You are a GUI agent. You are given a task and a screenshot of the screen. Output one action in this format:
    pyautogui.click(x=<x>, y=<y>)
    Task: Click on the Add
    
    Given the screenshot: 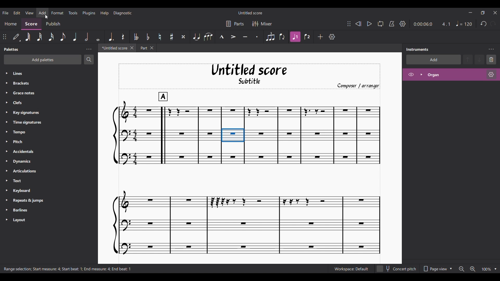 What is the action you would take?
    pyautogui.click(x=320, y=37)
    